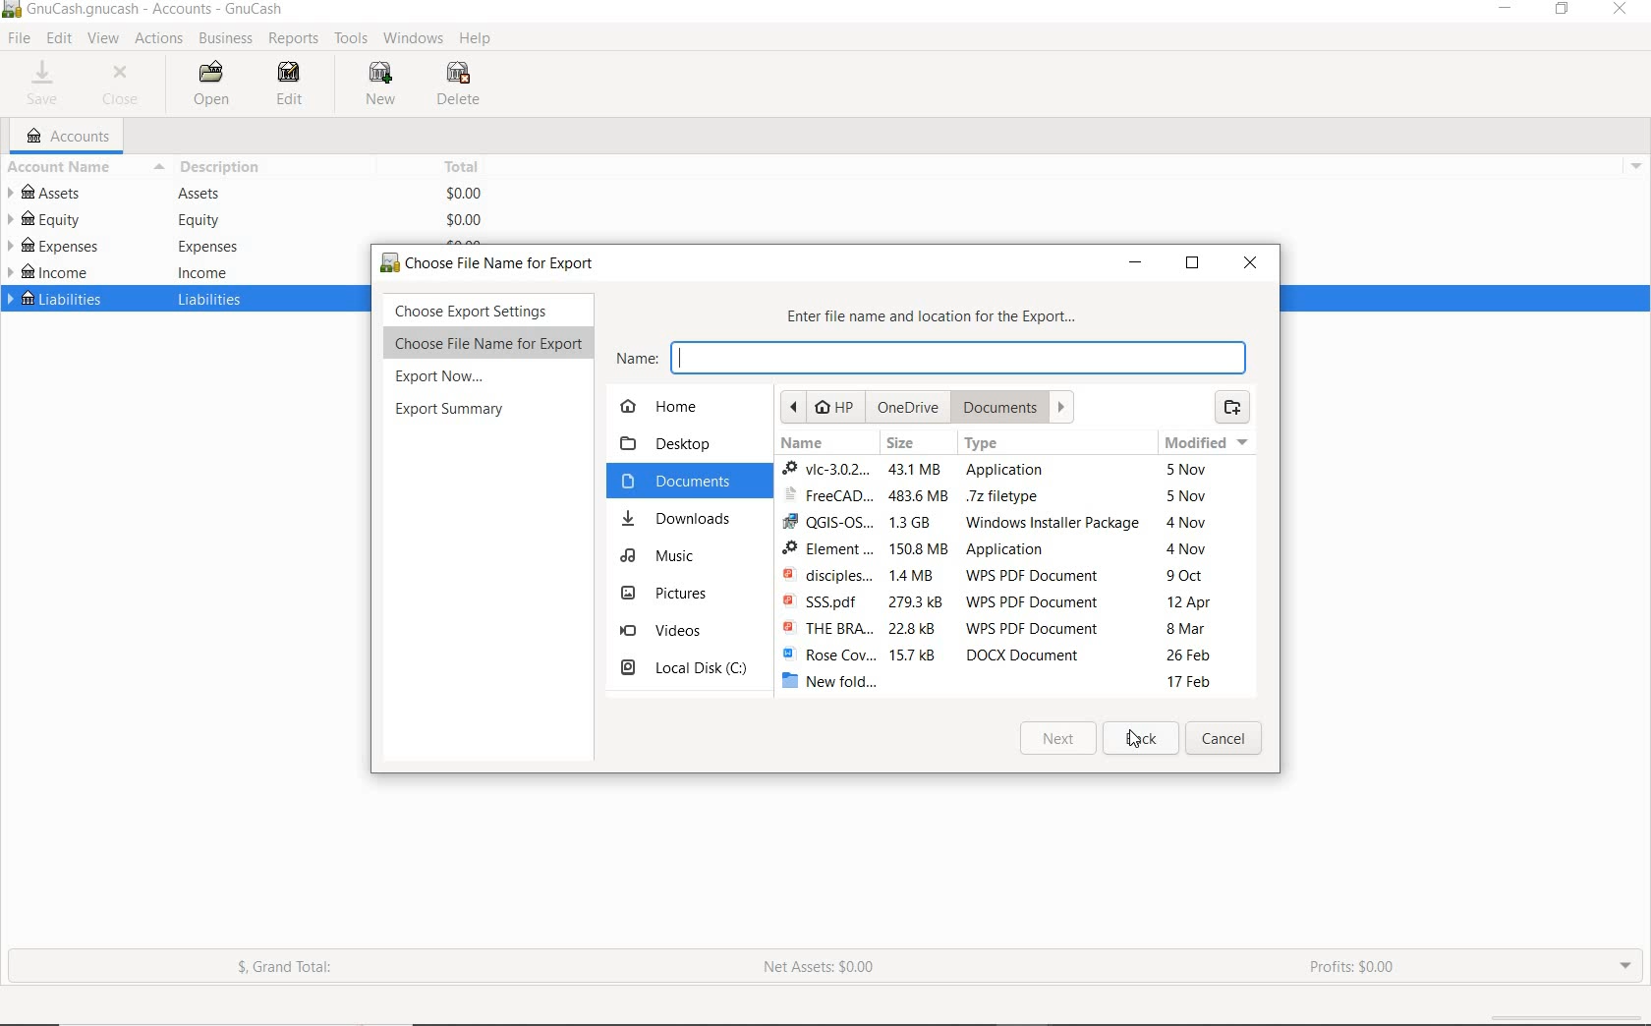 The image size is (1651, 1026). I want to click on $0.00, so click(464, 192).